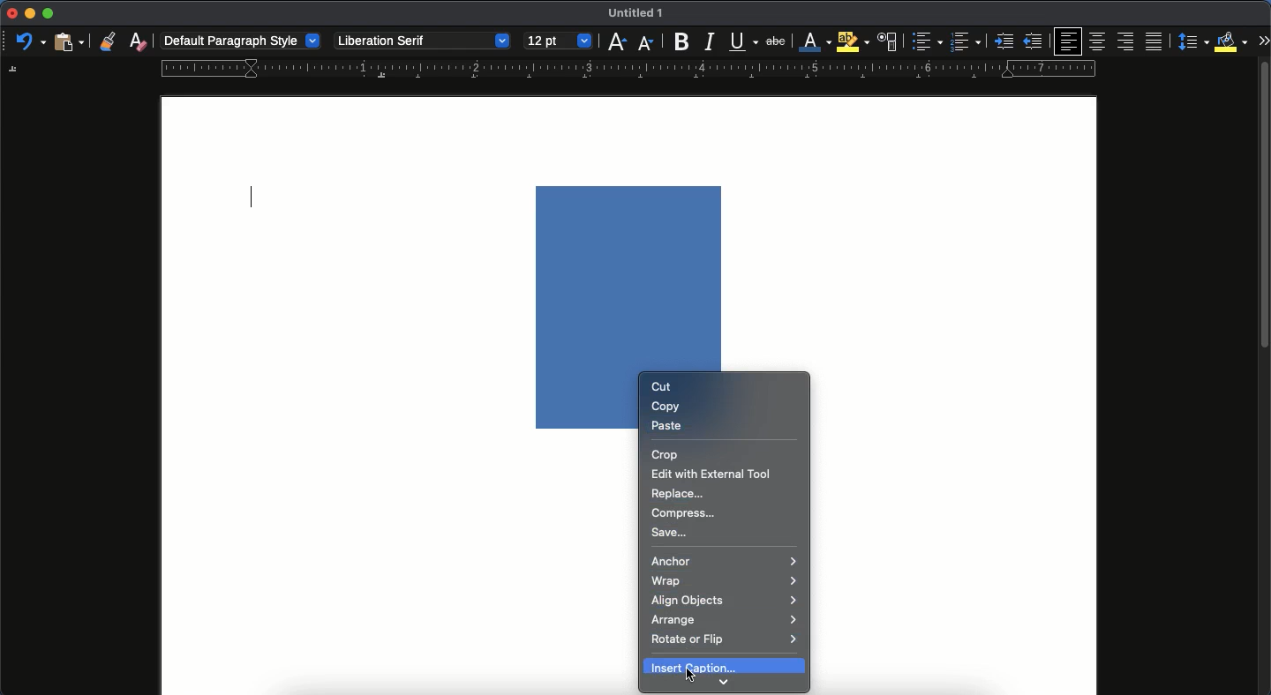 The height and width of the screenshot is (695, 1271). Describe the element at coordinates (668, 424) in the screenshot. I see `paste` at that location.